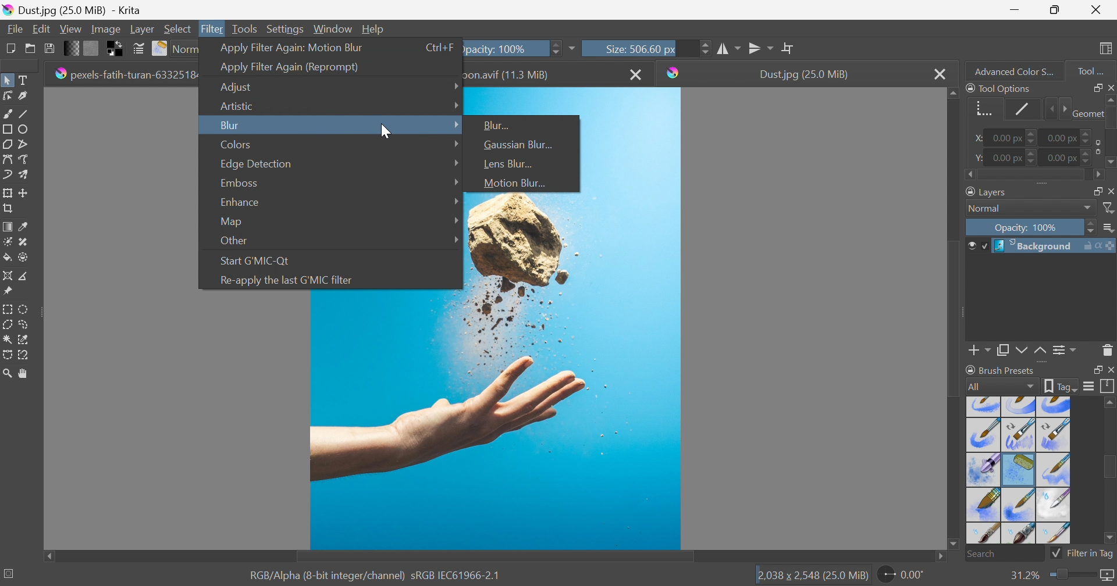 This screenshot has width=1117, height=586. What do you see at coordinates (1083, 553) in the screenshot?
I see `Filter in tag` at bounding box center [1083, 553].